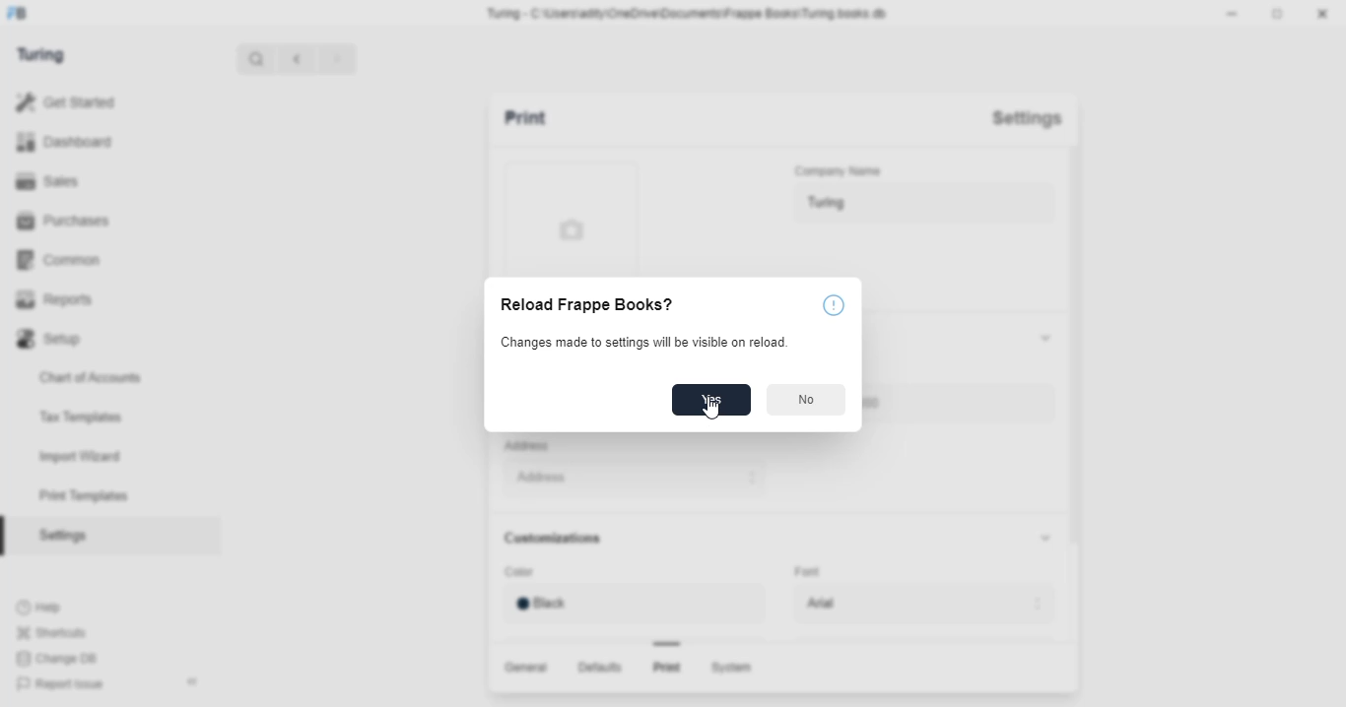 The height and width of the screenshot is (707, 1346). Describe the element at coordinates (108, 418) in the screenshot. I see `Tax Templates` at that location.